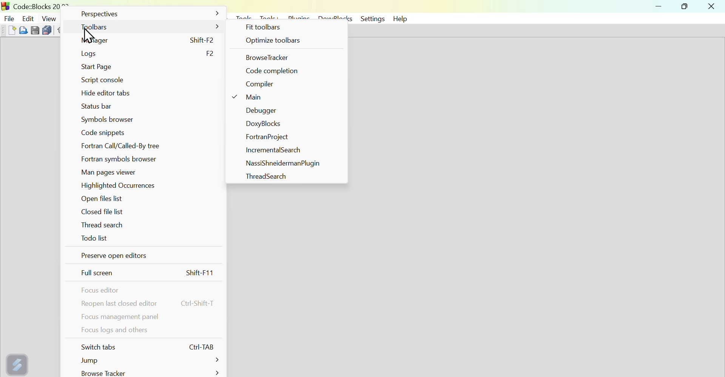  Describe the element at coordinates (97, 107) in the screenshot. I see `Status bar` at that location.